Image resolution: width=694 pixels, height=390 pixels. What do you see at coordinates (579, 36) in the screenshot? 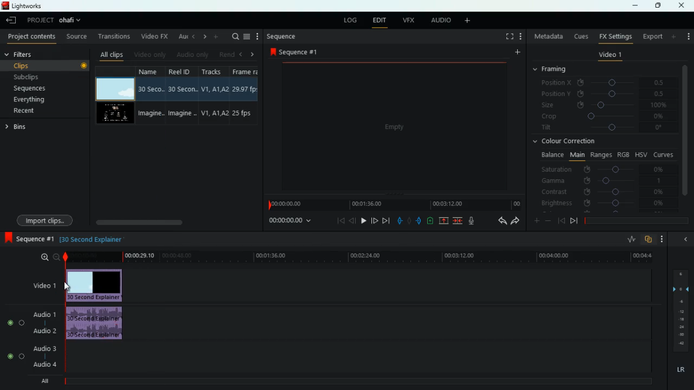
I see `cues` at bounding box center [579, 36].